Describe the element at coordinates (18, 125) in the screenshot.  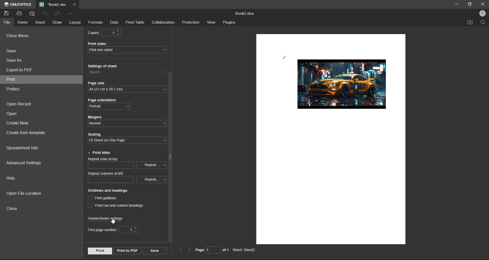
I see `create new` at that location.